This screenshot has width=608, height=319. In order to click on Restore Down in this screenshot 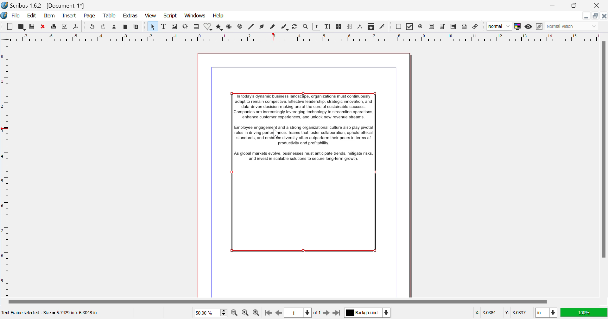, I will do `click(554, 5)`.